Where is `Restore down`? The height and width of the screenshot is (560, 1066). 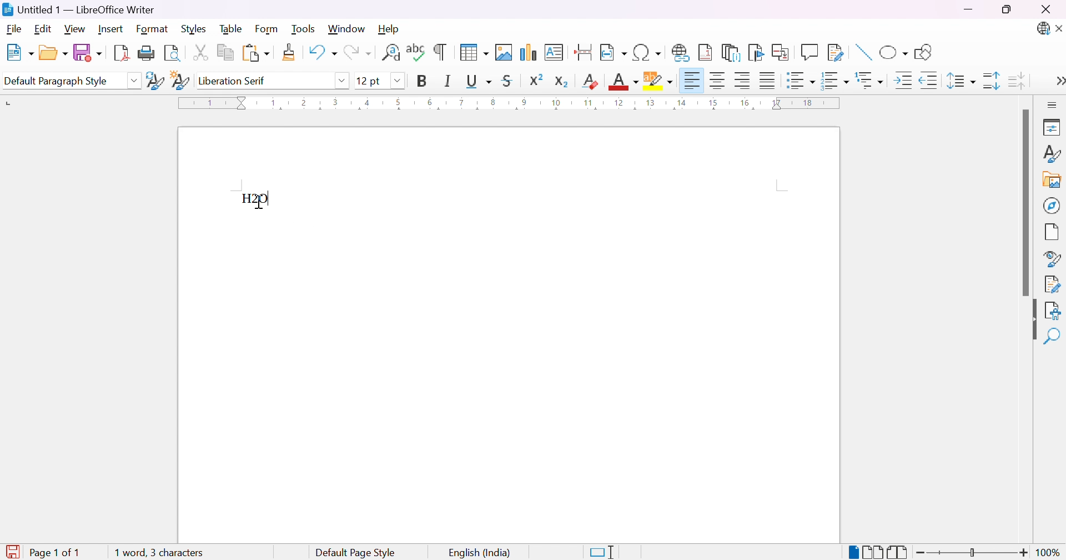
Restore down is located at coordinates (1007, 11).